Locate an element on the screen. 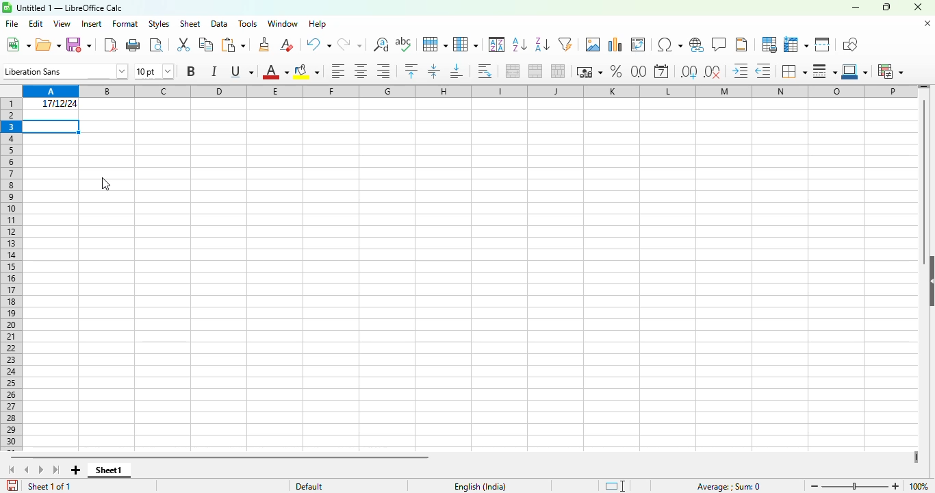 Image resolution: width=935 pixels, height=493 pixels. clone formatting is located at coordinates (264, 45).